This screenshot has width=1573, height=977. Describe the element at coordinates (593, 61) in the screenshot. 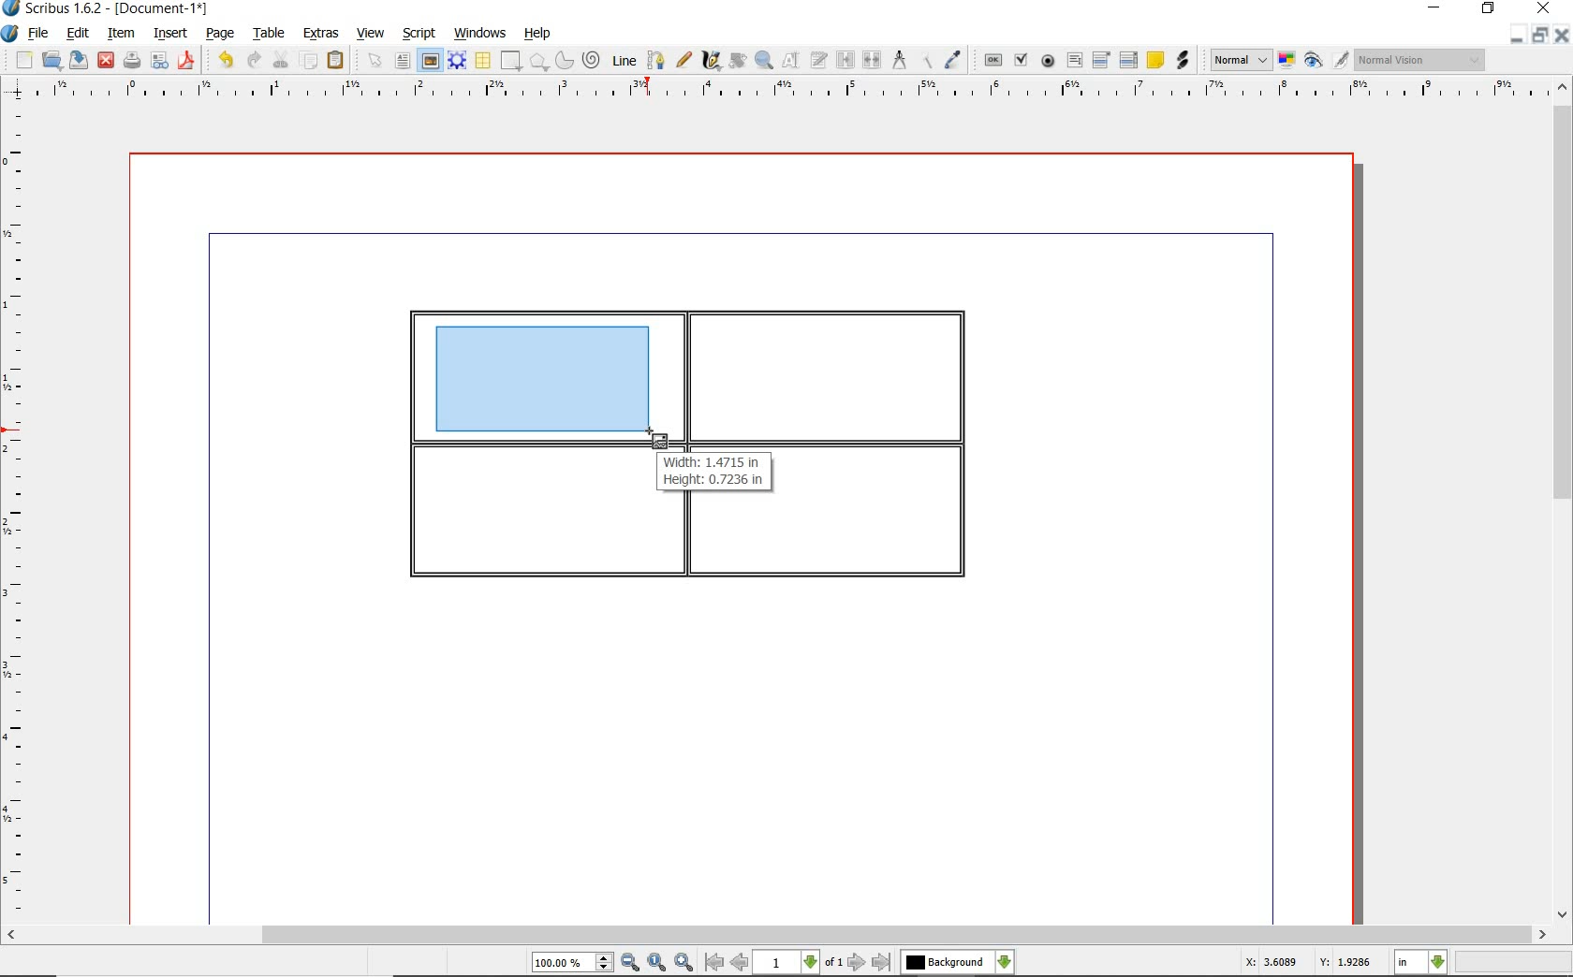

I see `spiral` at that location.